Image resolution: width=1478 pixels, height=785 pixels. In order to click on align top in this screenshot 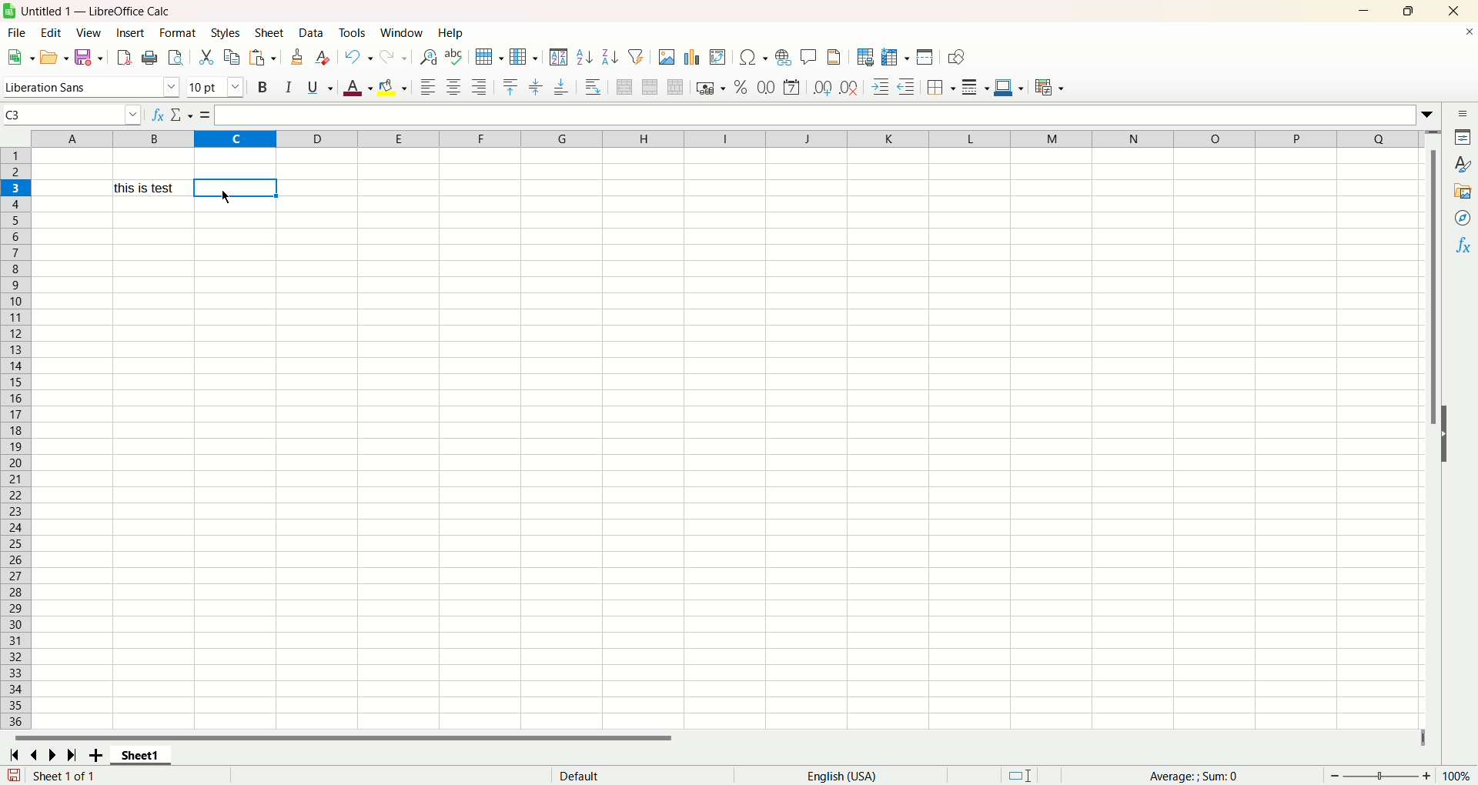, I will do `click(511, 86)`.